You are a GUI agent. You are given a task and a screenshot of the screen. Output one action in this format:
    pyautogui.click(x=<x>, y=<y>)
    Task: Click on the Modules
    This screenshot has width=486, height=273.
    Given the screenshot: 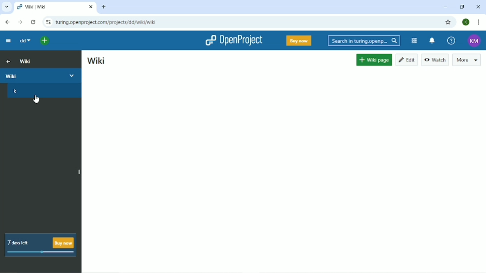 What is the action you would take?
    pyautogui.click(x=414, y=41)
    